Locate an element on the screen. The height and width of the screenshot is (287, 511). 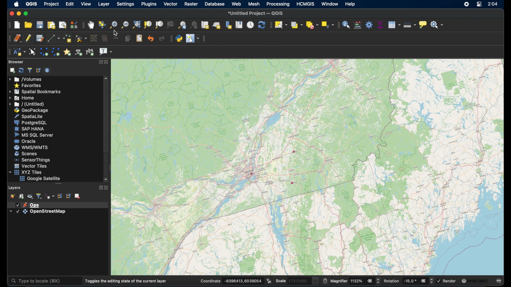
zoom last is located at coordinates (182, 25).